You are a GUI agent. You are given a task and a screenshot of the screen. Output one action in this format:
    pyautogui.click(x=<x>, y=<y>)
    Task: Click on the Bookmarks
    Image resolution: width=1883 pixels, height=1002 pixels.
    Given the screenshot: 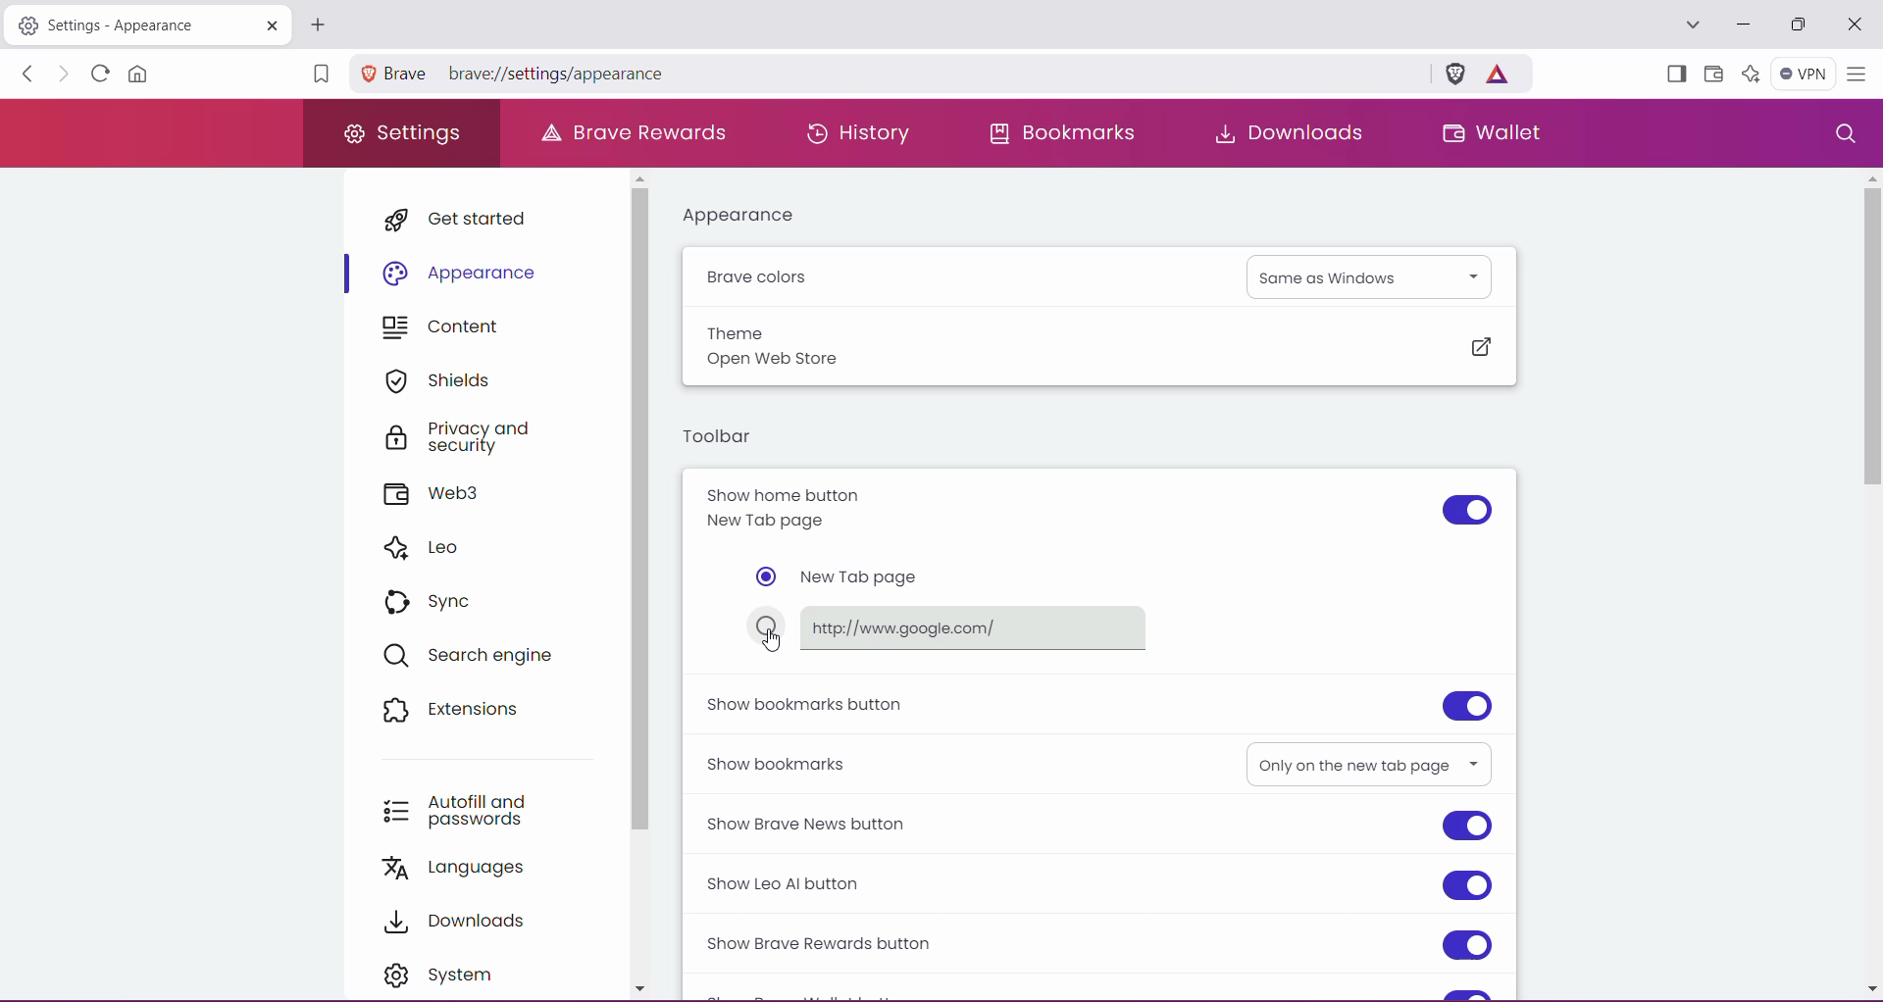 What is the action you would take?
    pyautogui.click(x=1064, y=132)
    